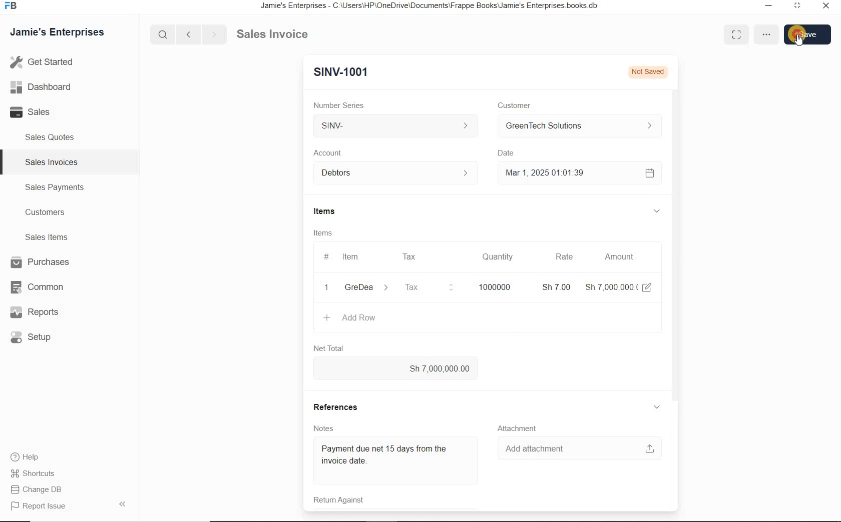 This screenshot has width=841, height=522. I want to click on Tax, so click(410, 256).